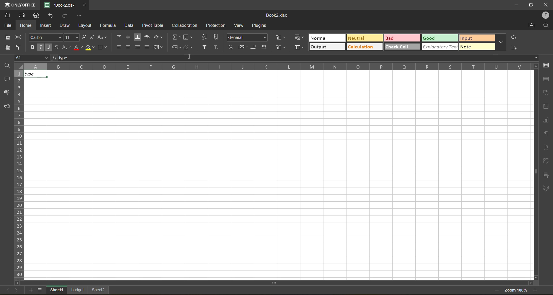 The height and width of the screenshot is (295, 553). What do you see at coordinates (546, 5) in the screenshot?
I see `close` at bounding box center [546, 5].